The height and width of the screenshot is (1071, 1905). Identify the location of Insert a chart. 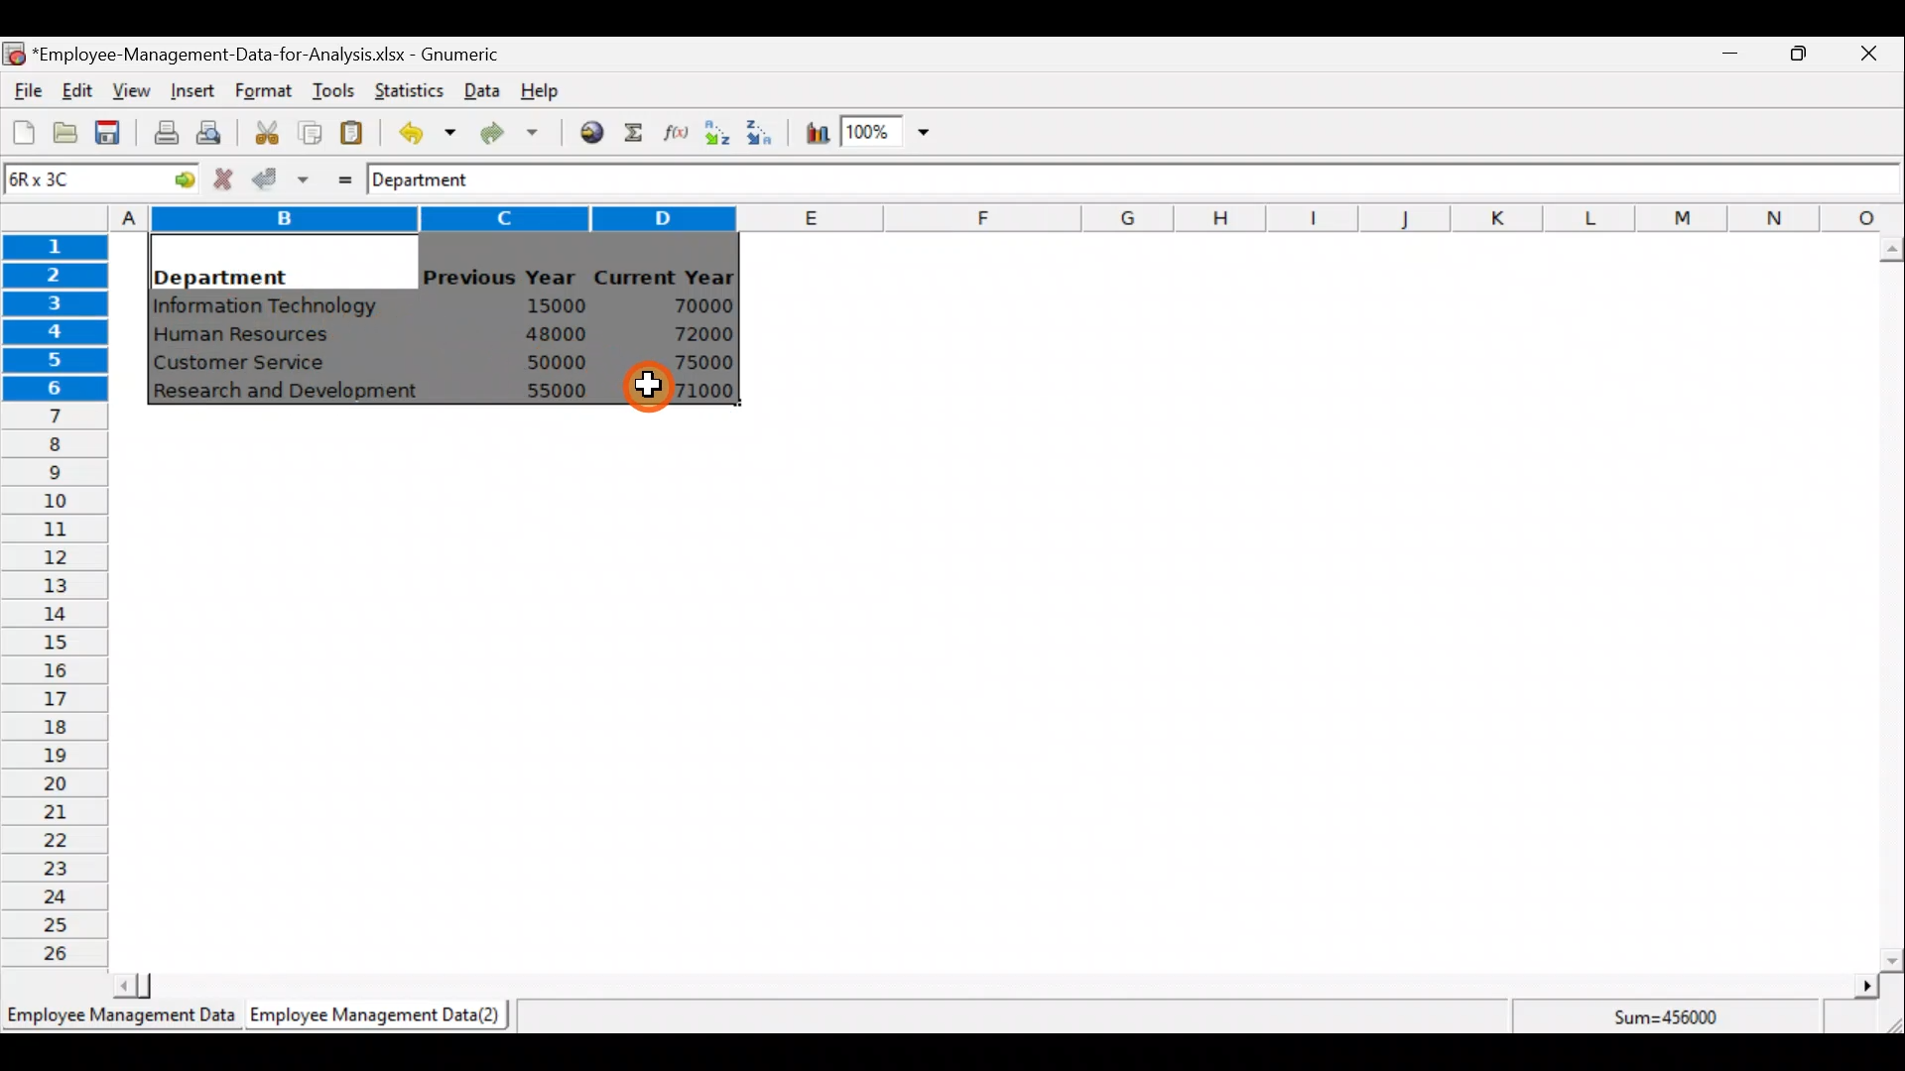
(813, 135).